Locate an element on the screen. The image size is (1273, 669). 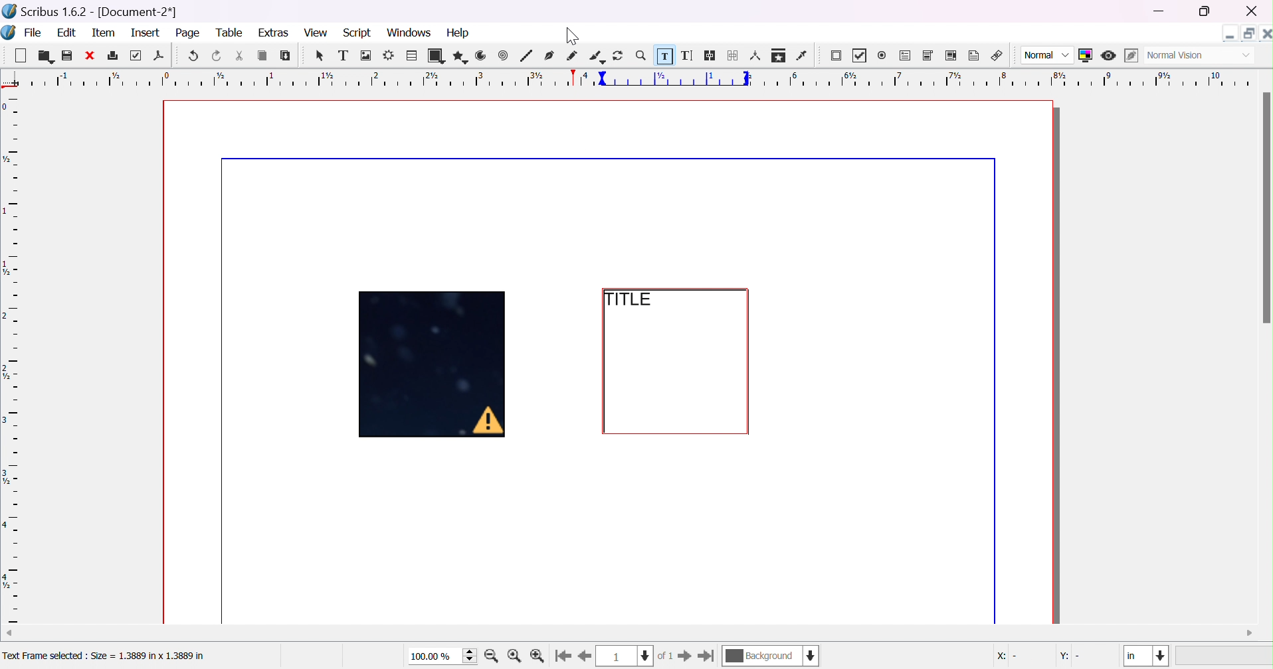
restore down is located at coordinates (1205, 13).